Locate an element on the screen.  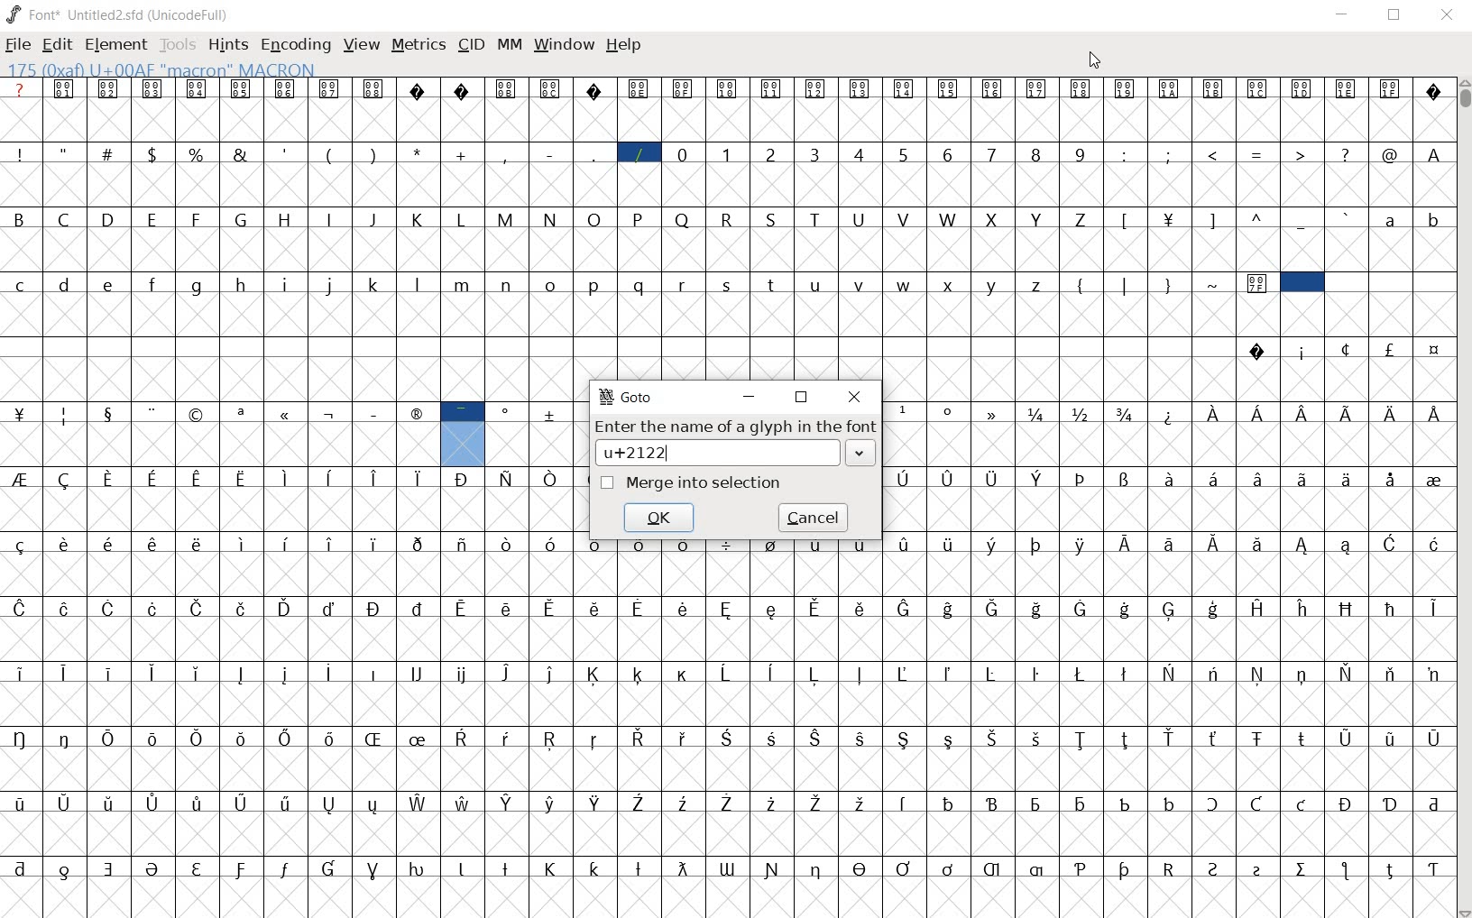
special characters is located at coordinates (1125, 236).